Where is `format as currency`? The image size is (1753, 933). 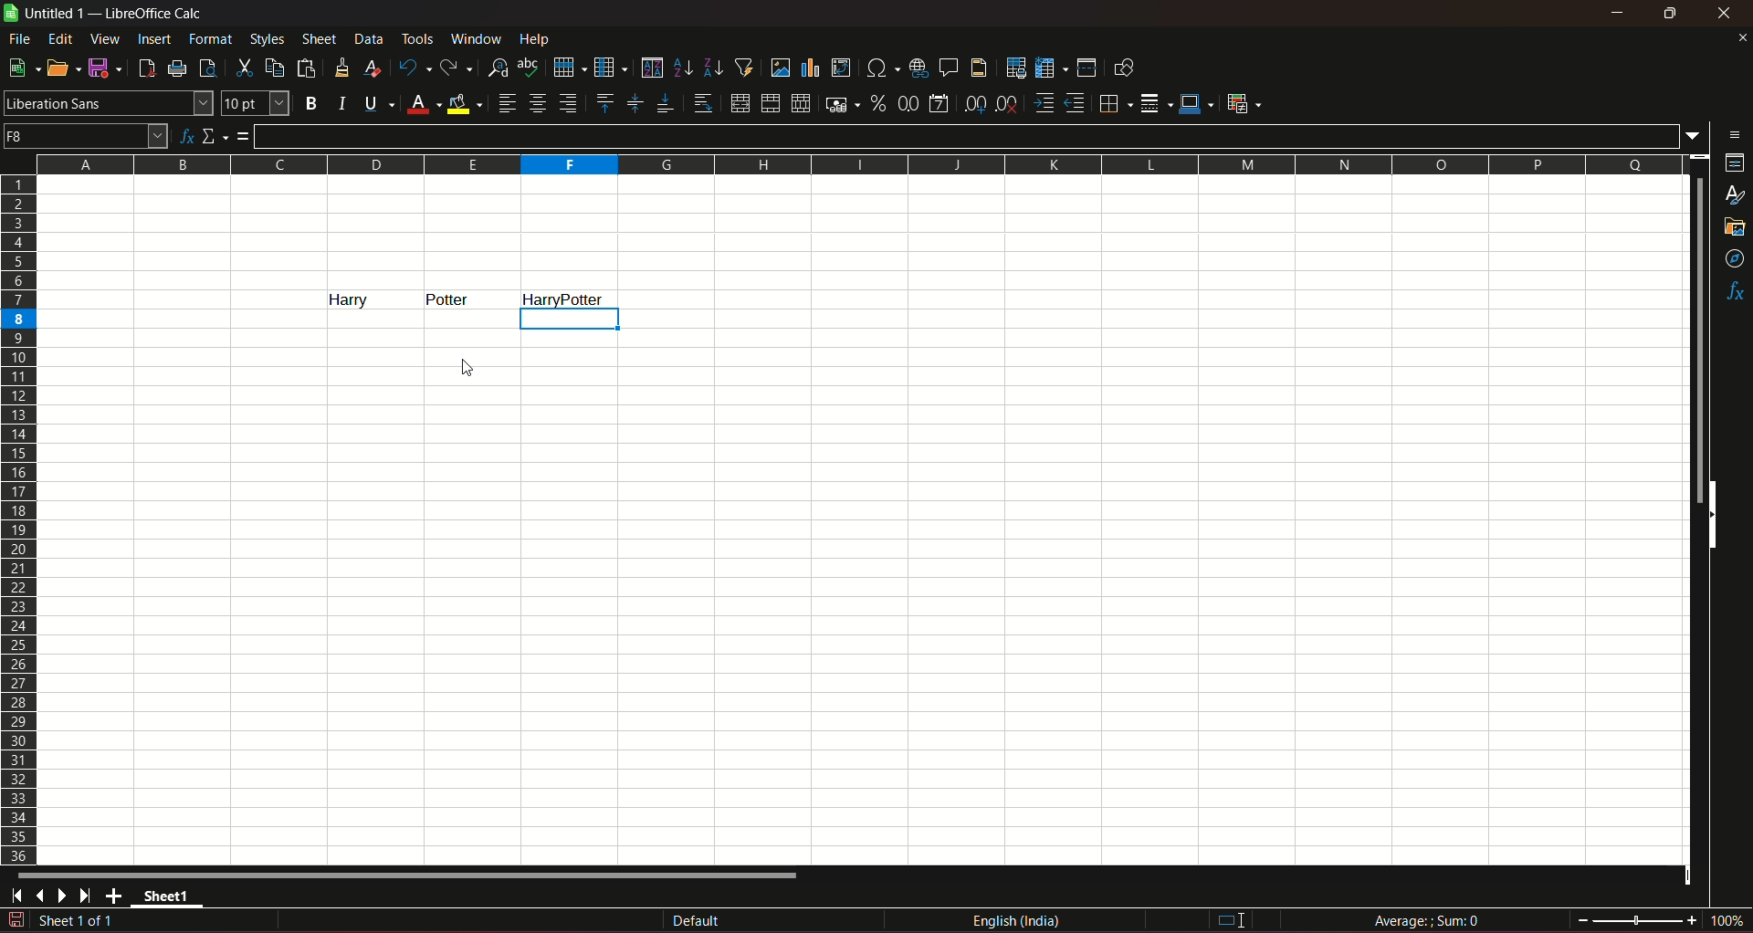 format as currency is located at coordinates (841, 104).